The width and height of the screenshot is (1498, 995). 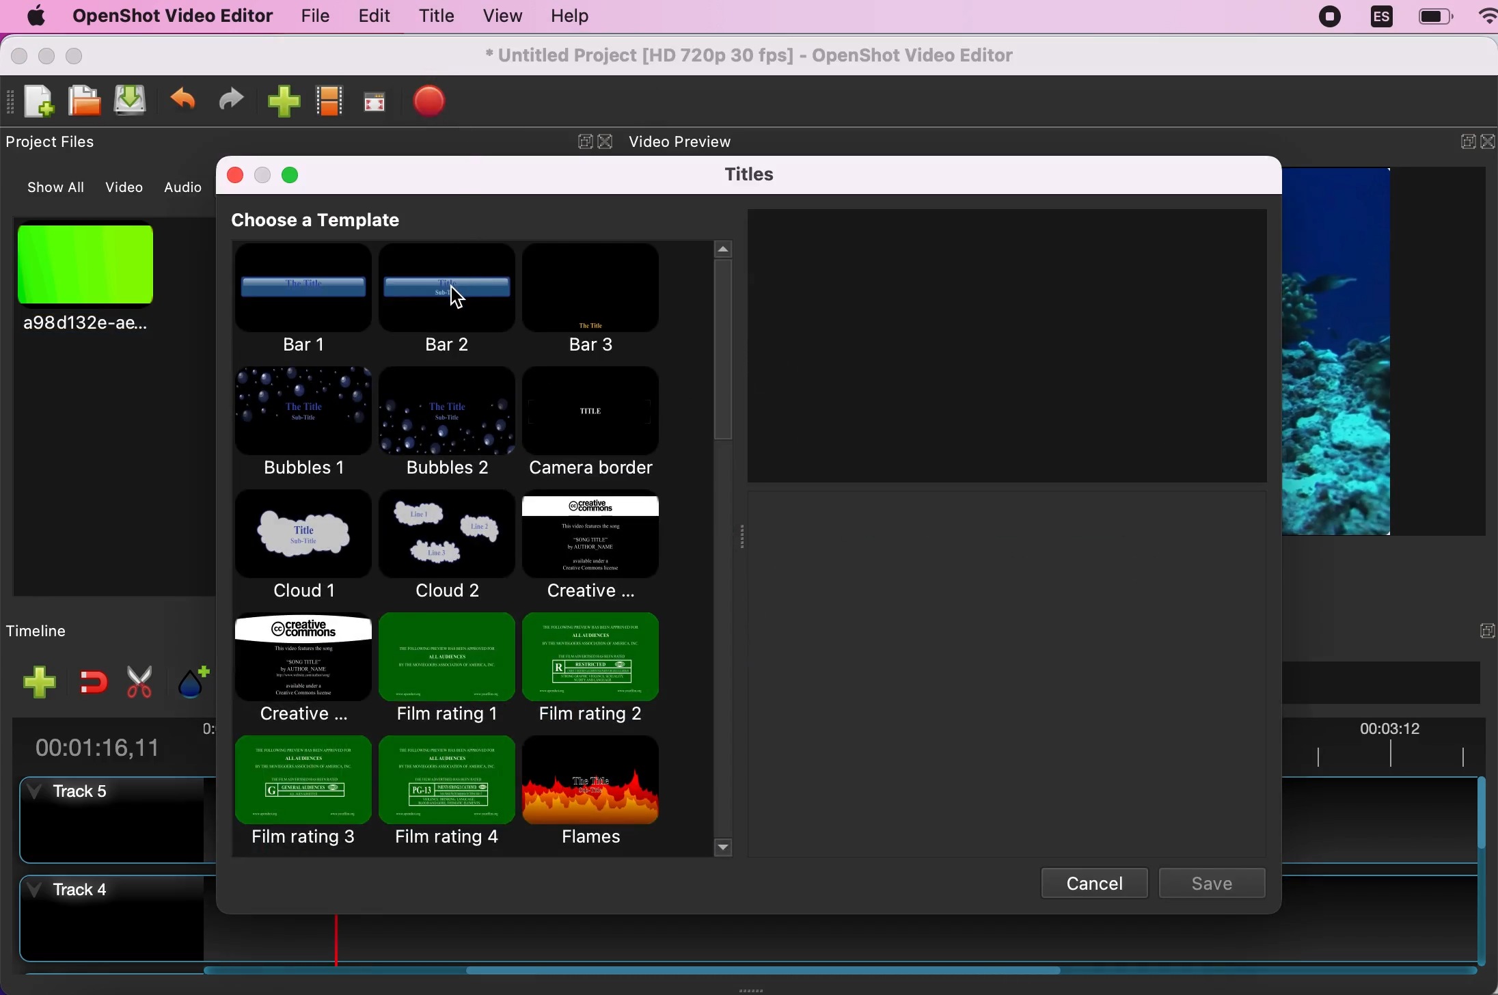 I want to click on full screen, so click(x=378, y=98).